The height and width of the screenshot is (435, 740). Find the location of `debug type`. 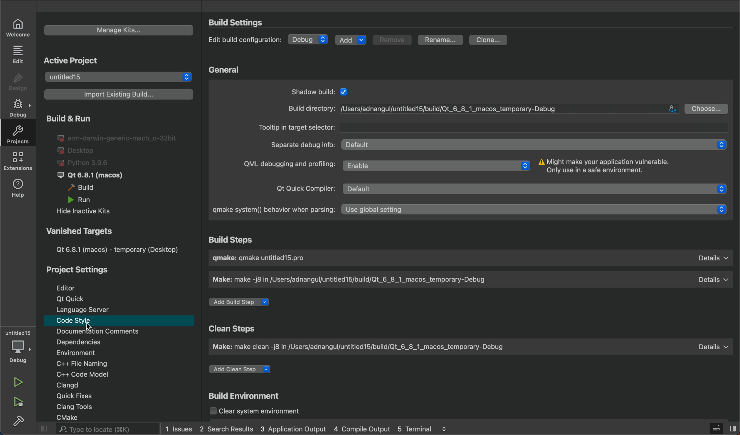

debug type is located at coordinates (472, 279).